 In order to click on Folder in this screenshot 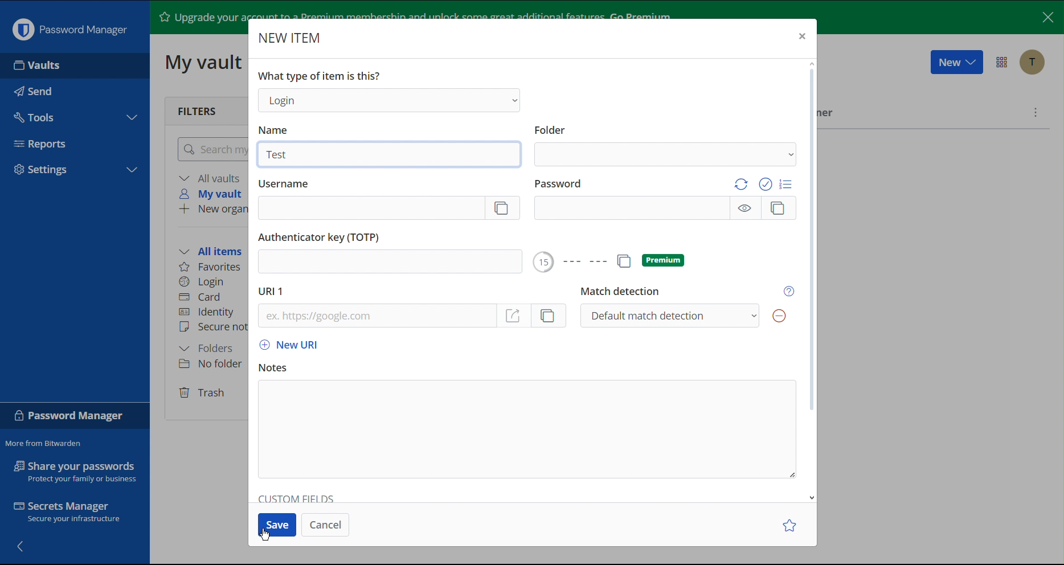, I will do `click(664, 144)`.